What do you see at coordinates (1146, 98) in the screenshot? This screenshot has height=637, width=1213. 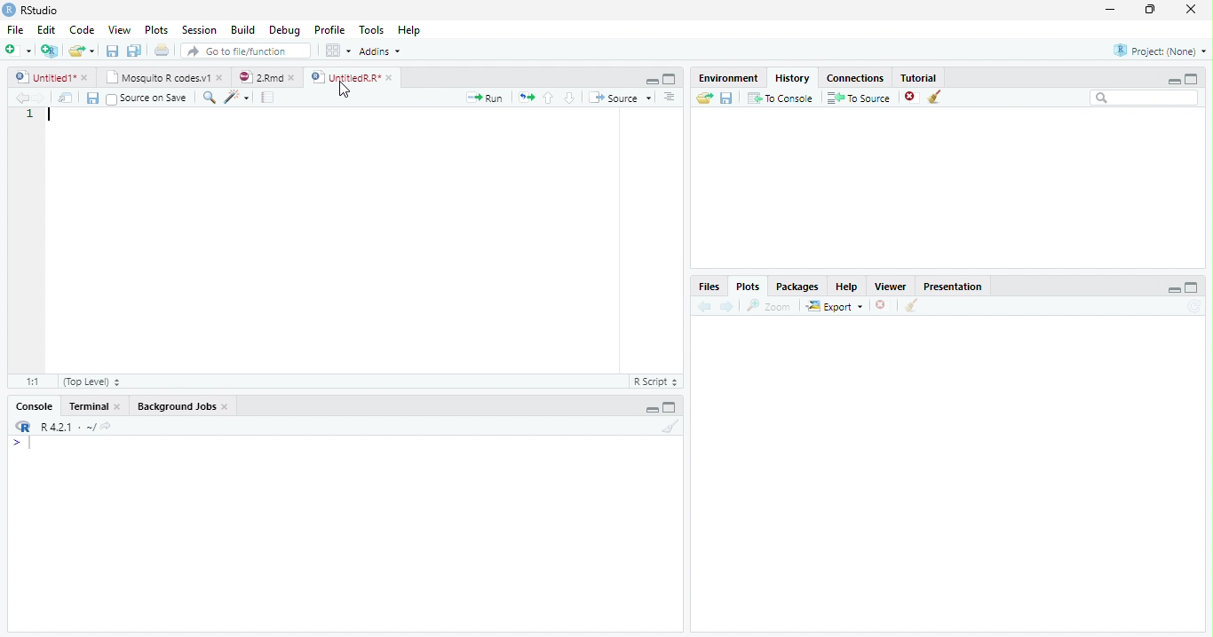 I see `Search bar` at bounding box center [1146, 98].